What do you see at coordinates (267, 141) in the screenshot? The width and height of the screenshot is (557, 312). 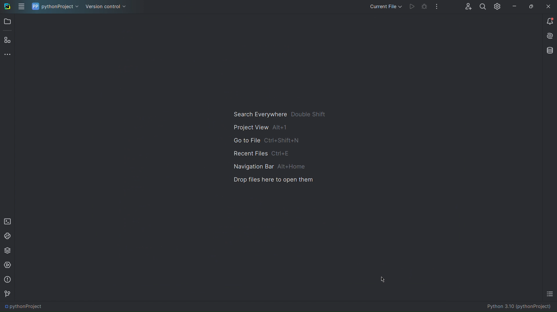 I see `Go to File` at bounding box center [267, 141].